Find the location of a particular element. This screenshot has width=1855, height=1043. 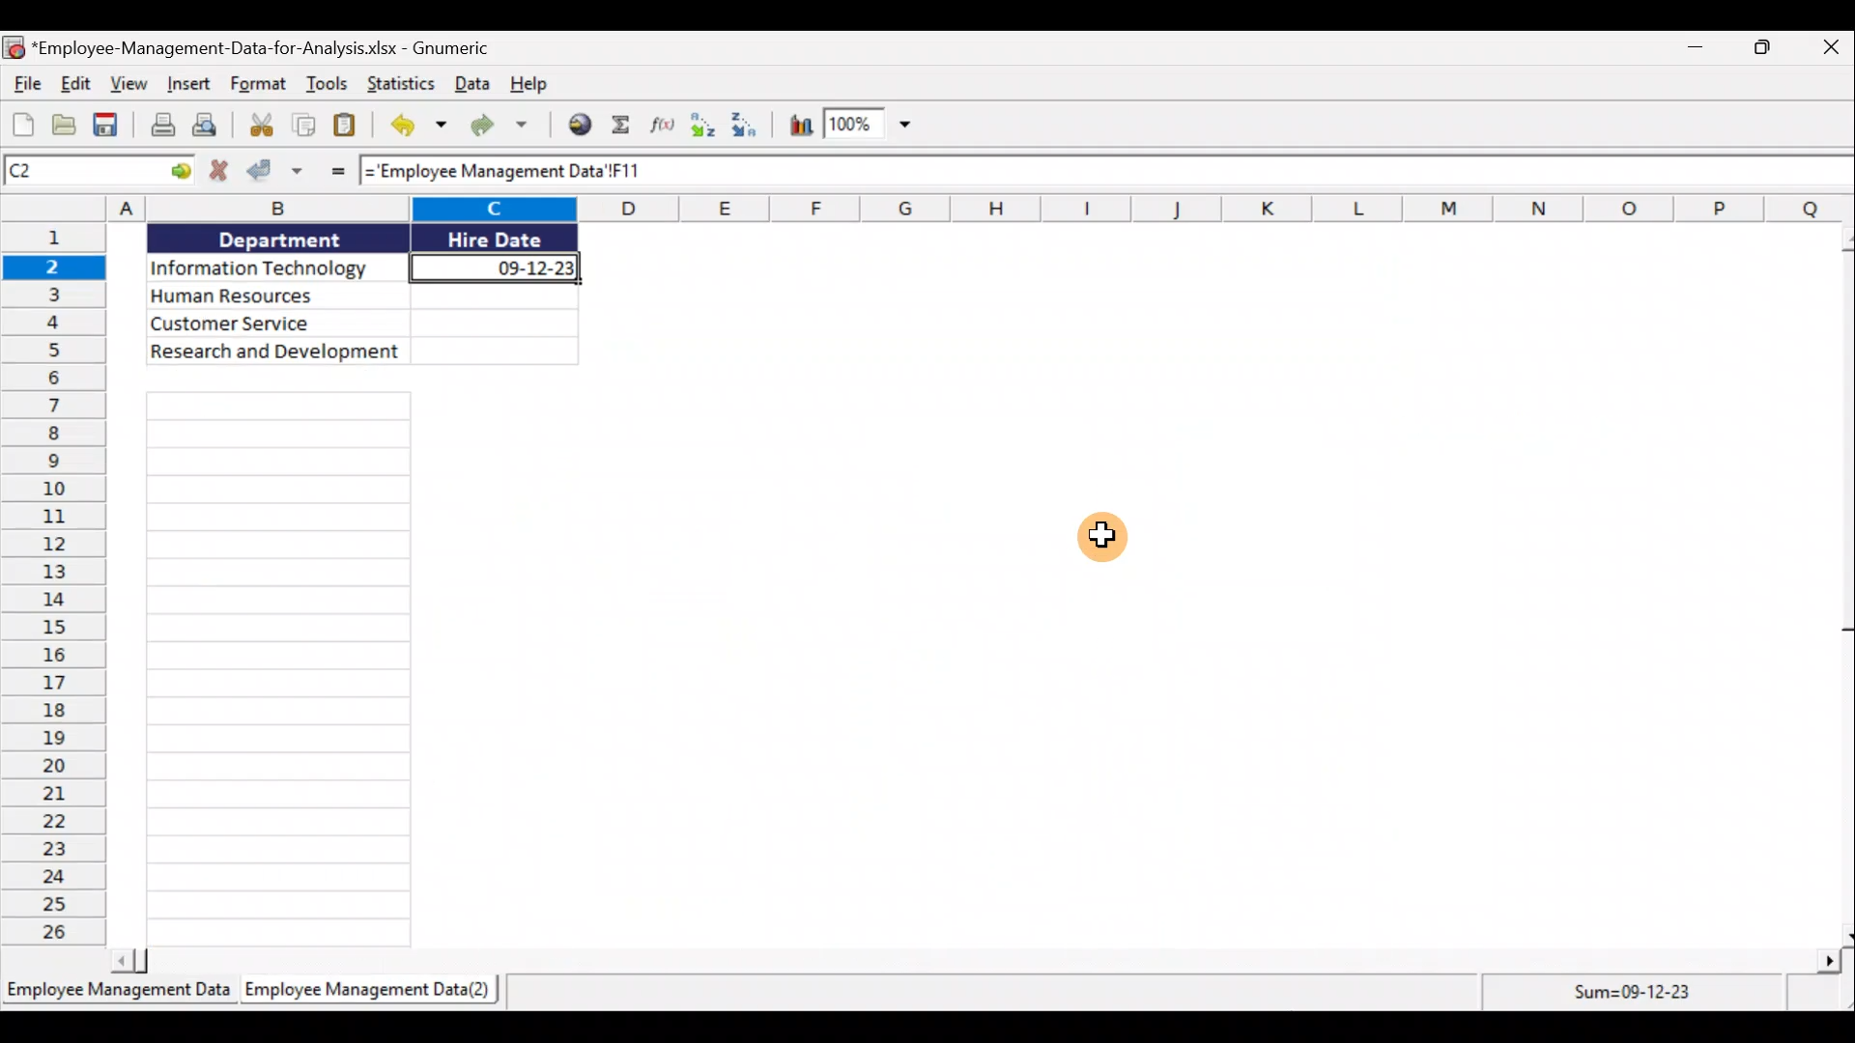

Data is located at coordinates (360, 298).